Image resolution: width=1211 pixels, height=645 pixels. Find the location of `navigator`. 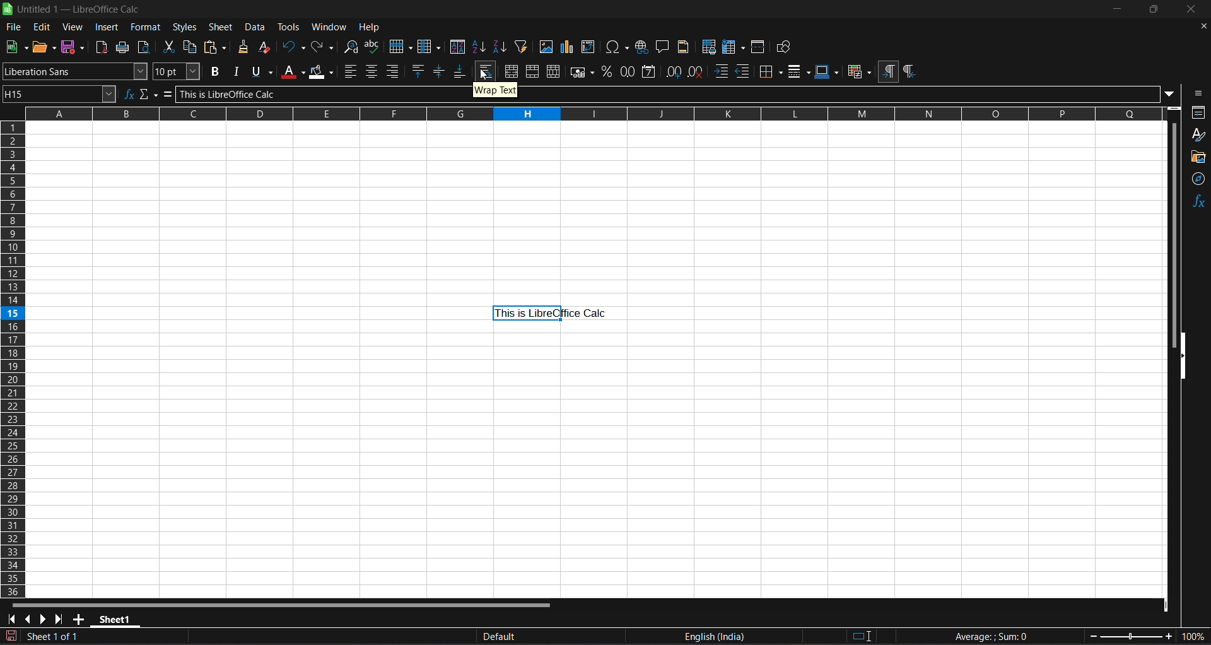

navigator is located at coordinates (1196, 180).